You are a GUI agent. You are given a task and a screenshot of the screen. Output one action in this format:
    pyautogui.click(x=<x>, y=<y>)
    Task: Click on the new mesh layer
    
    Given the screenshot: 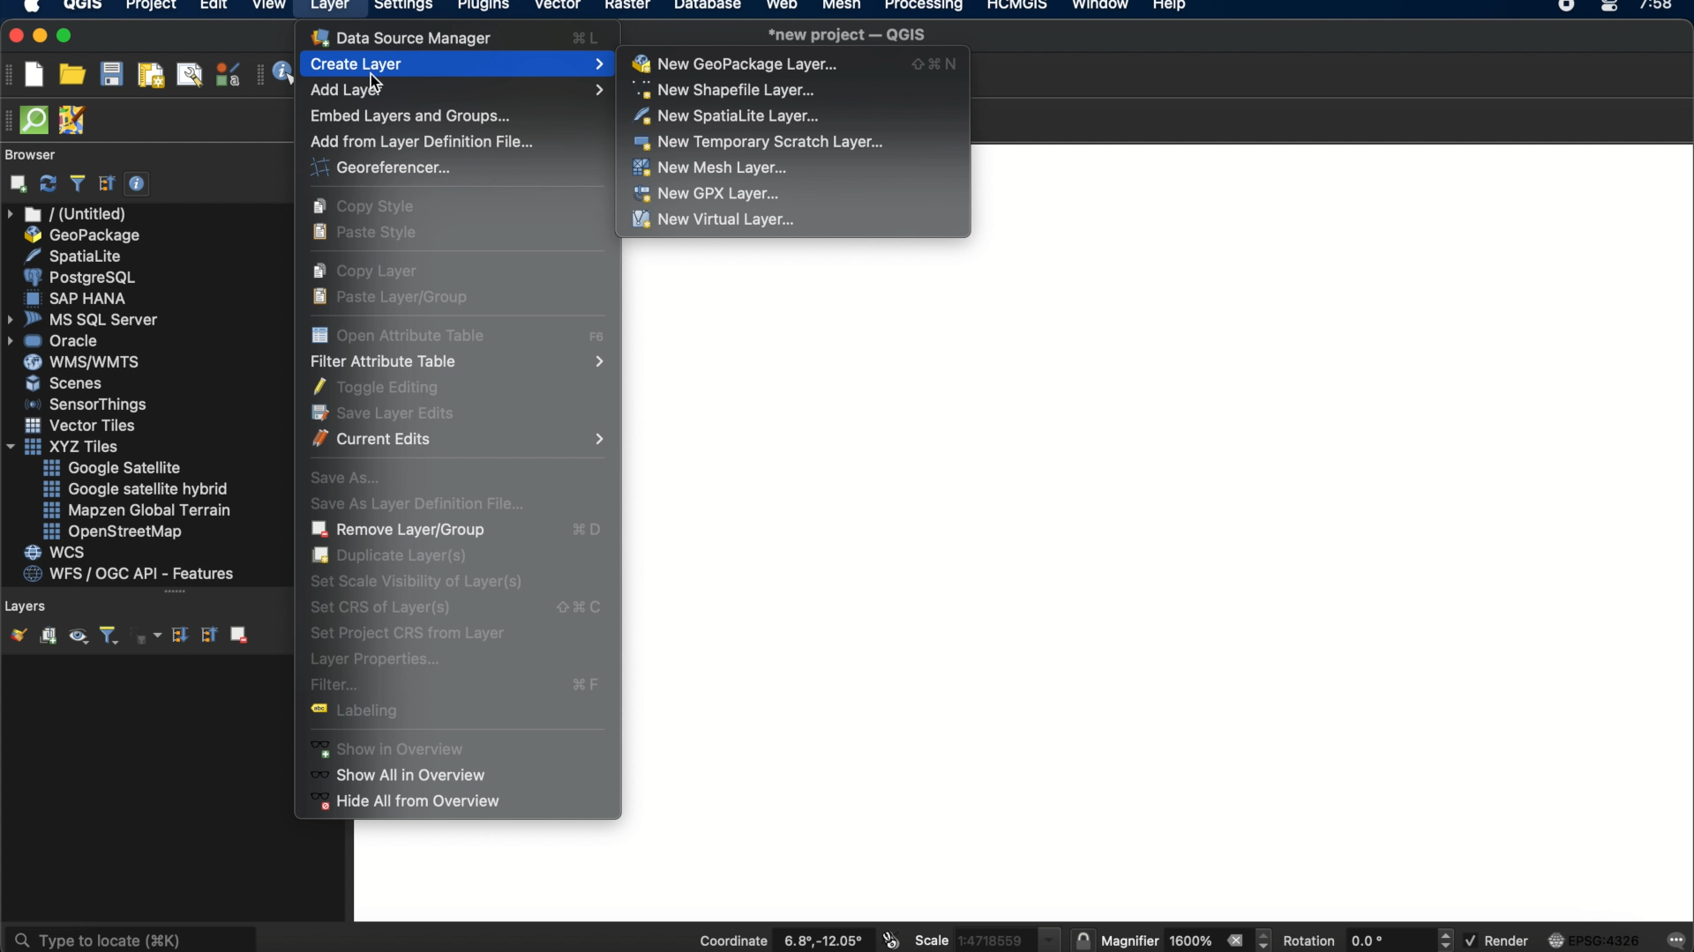 What is the action you would take?
    pyautogui.click(x=712, y=169)
    